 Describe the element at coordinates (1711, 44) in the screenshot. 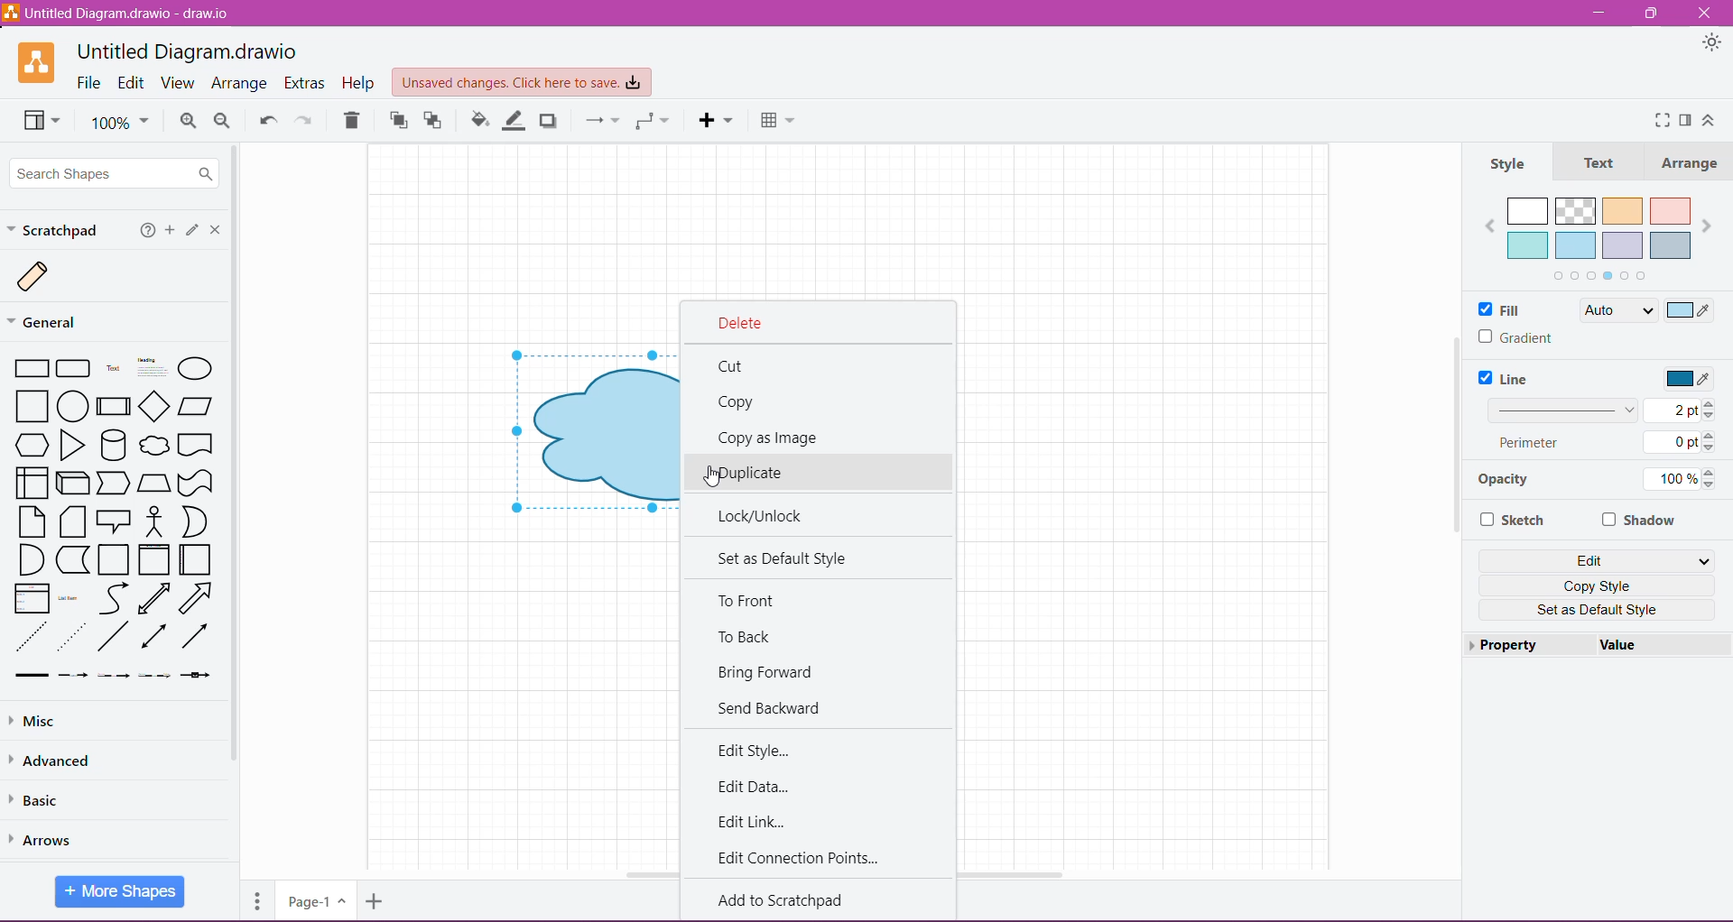

I see `Appearance` at that location.